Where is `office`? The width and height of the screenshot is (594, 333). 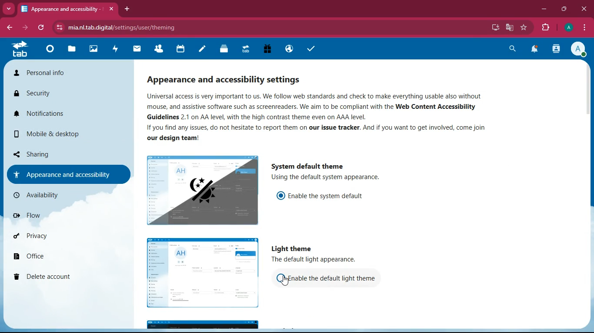 office is located at coordinates (63, 256).